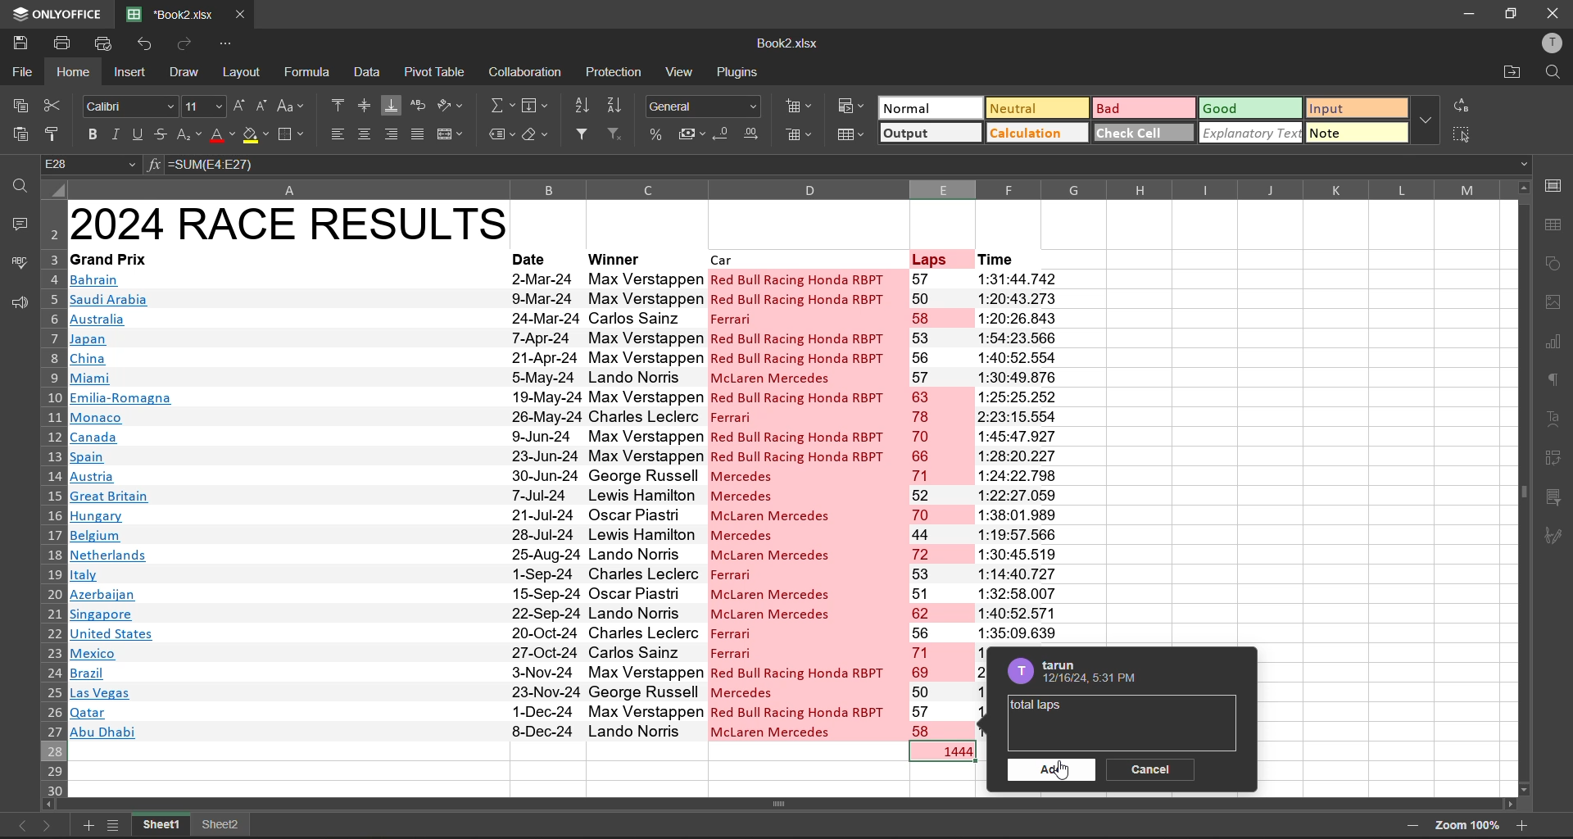  I want to click on scrollbar, so click(786, 803).